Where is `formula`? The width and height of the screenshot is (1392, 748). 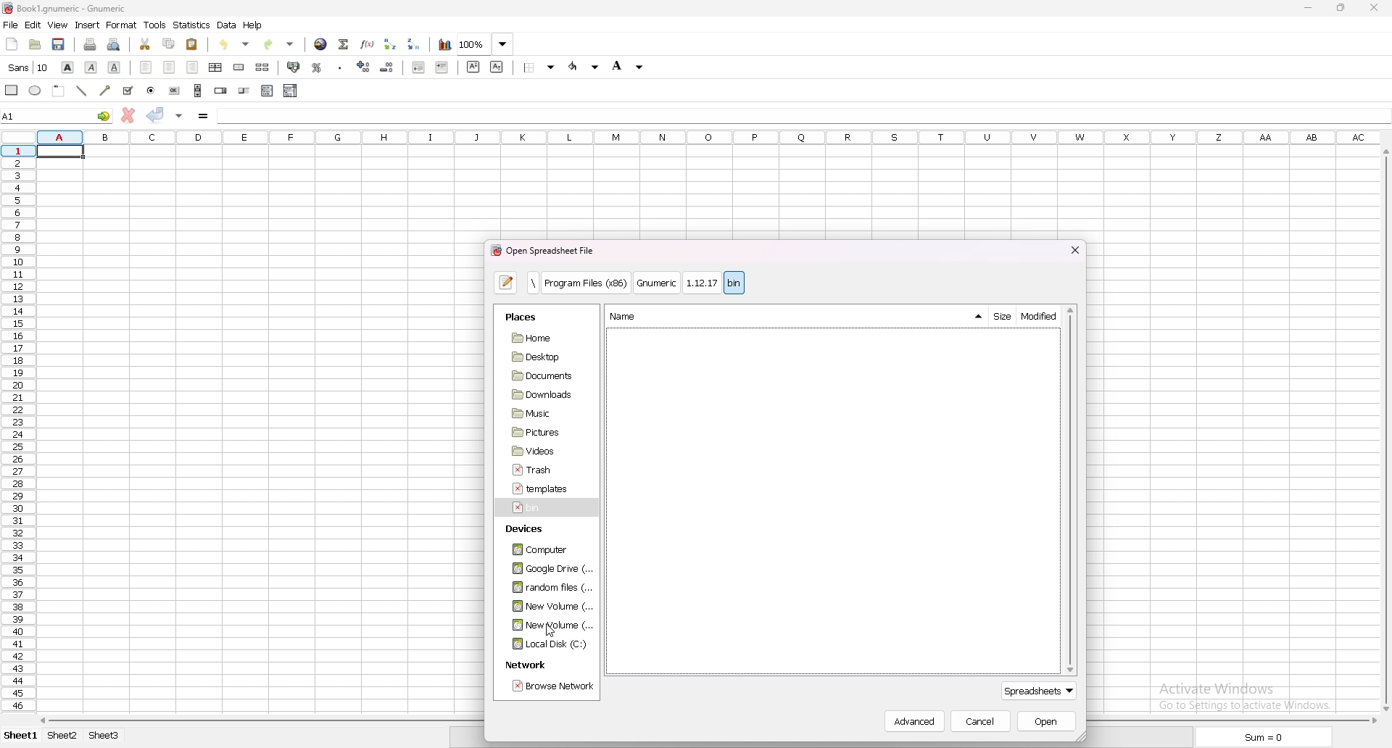 formula is located at coordinates (204, 115).